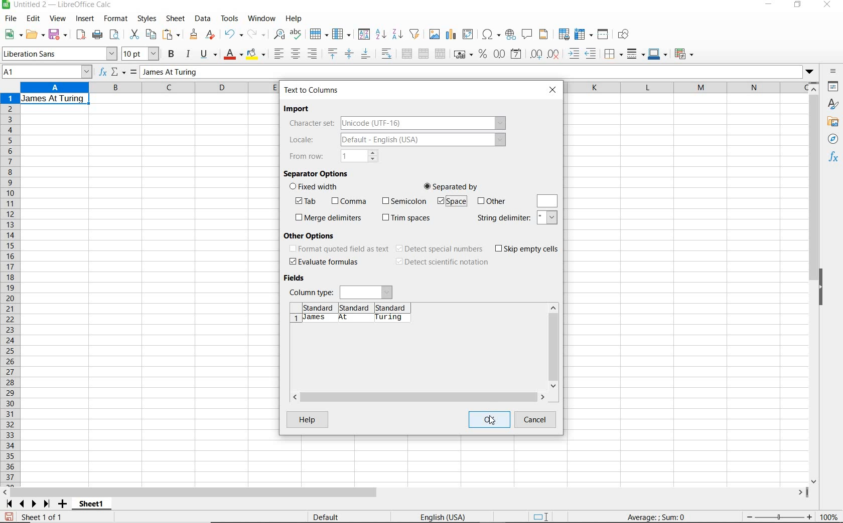  Describe the element at coordinates (395, 141) in the screenshot. I see `locale` at that location.